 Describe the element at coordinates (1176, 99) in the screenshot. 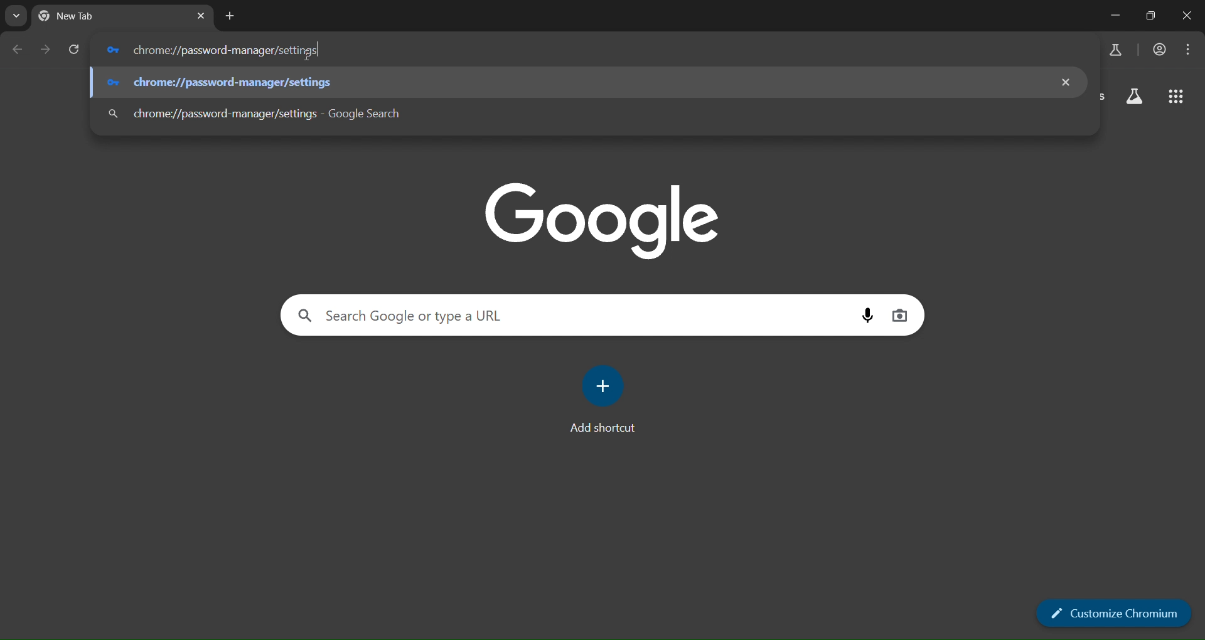

I see `google apps` at that location.